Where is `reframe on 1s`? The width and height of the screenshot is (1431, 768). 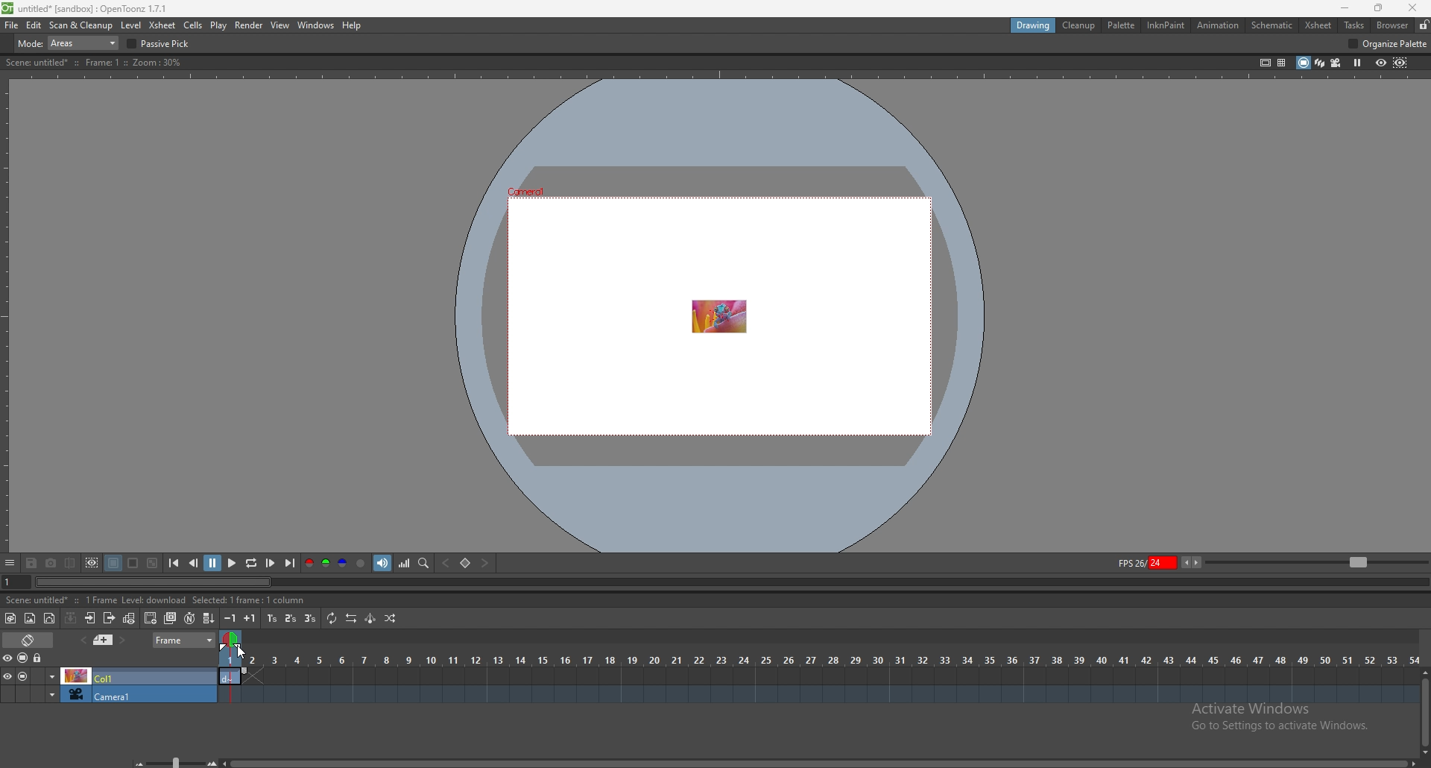
reframe on 1s is located at coordinates (272, 619).